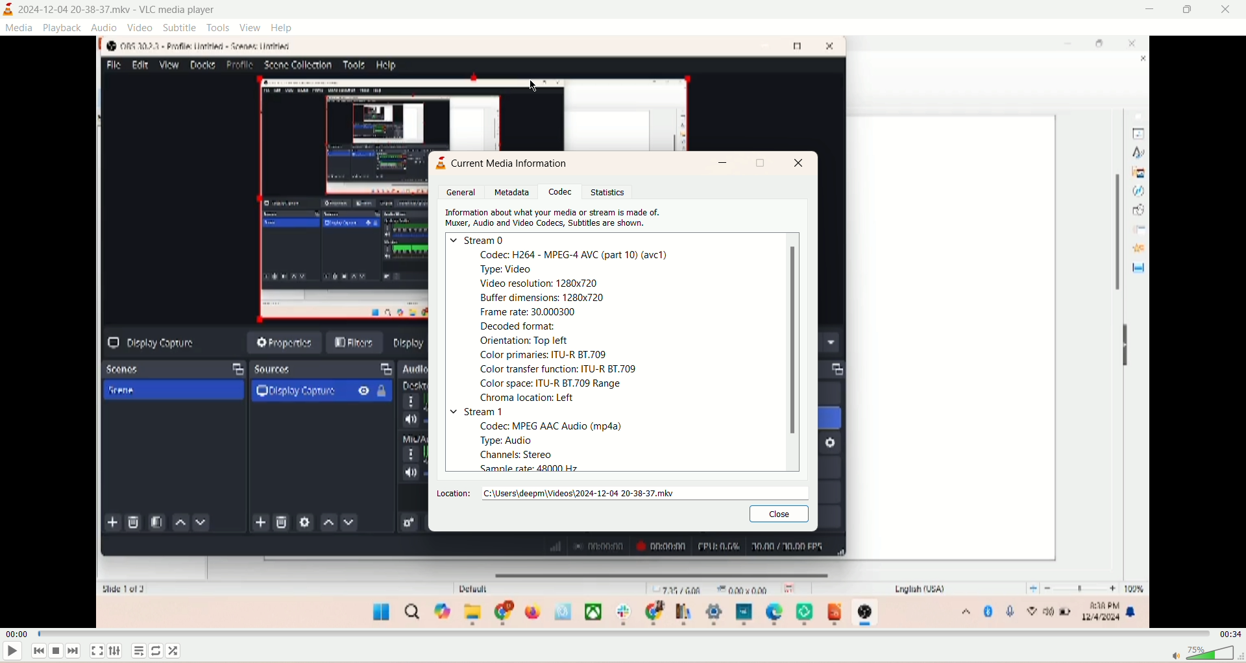  I want to click on minimize, so click(1149, 10).